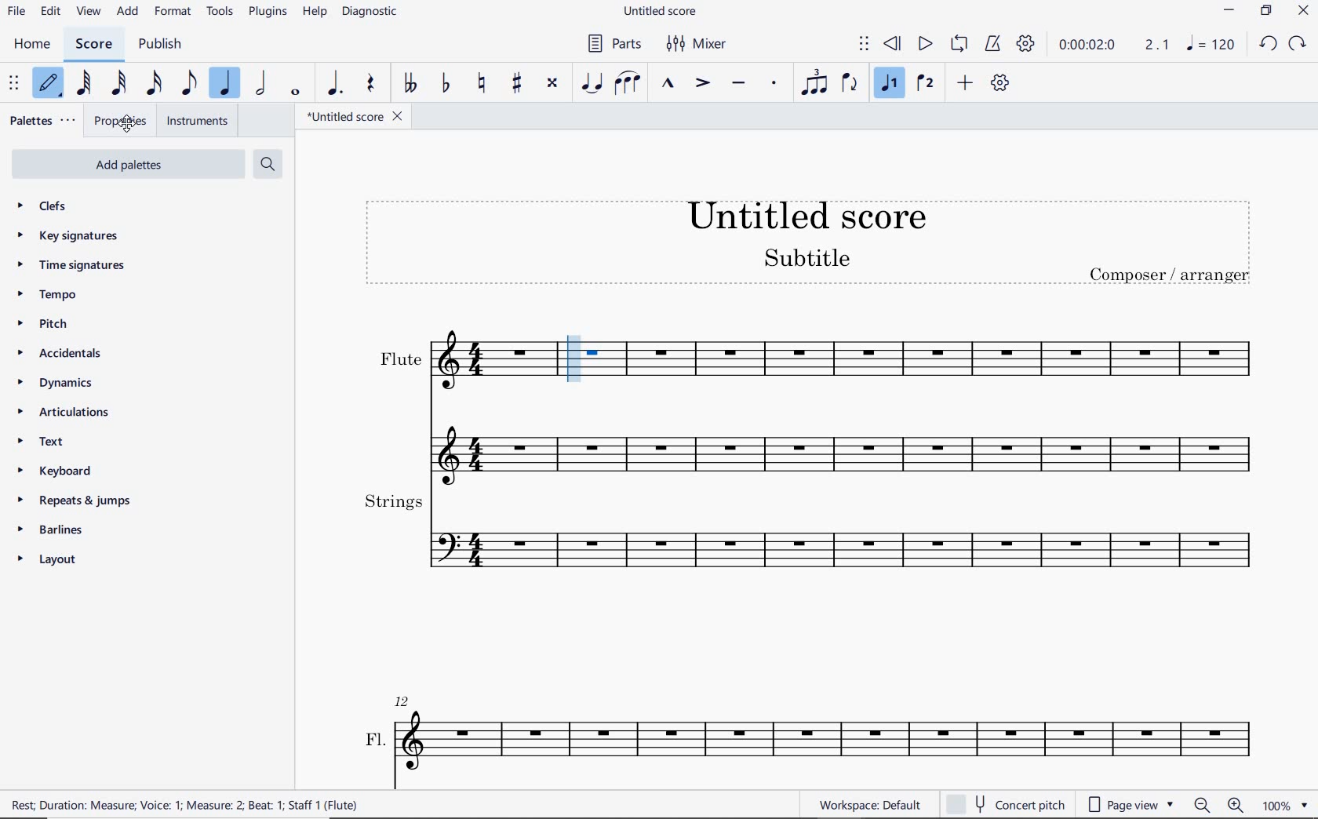 The image size is (1318, 819). I want to click on MARCATO, so click(668, 85).